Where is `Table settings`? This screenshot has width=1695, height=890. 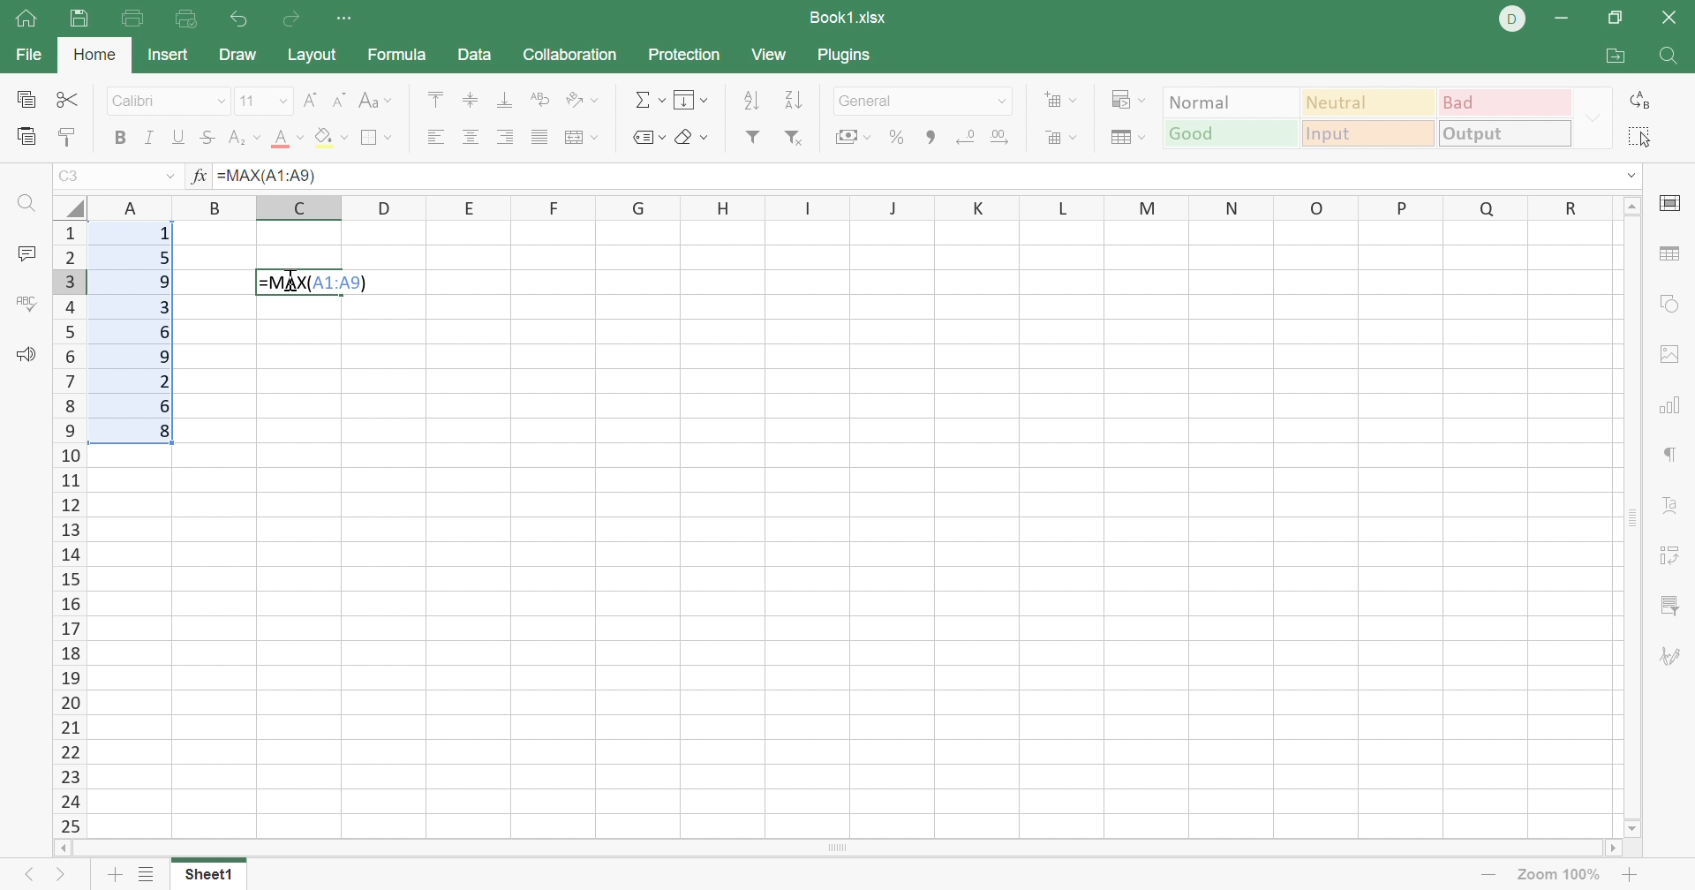 Table settings is located at coordinates (1669, 253).